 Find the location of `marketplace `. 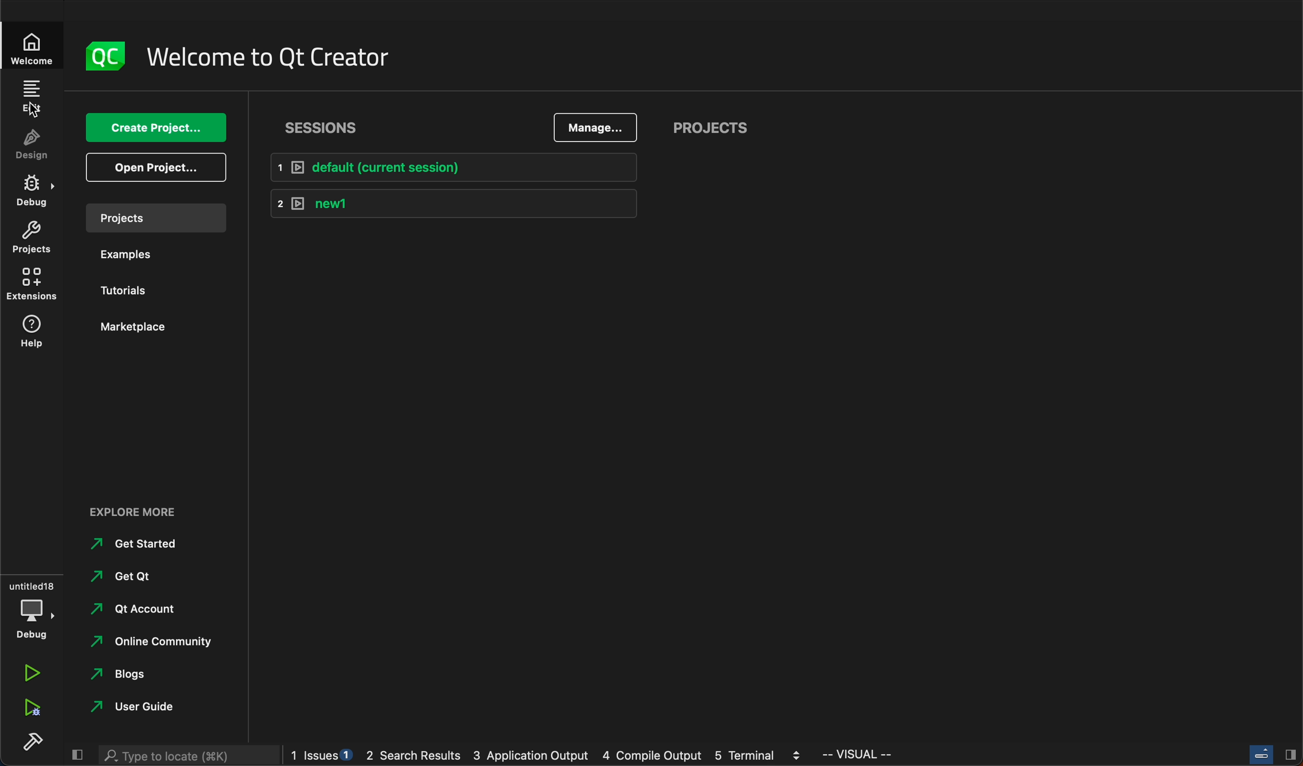

marketplace  is located at coordinates (150, 325).